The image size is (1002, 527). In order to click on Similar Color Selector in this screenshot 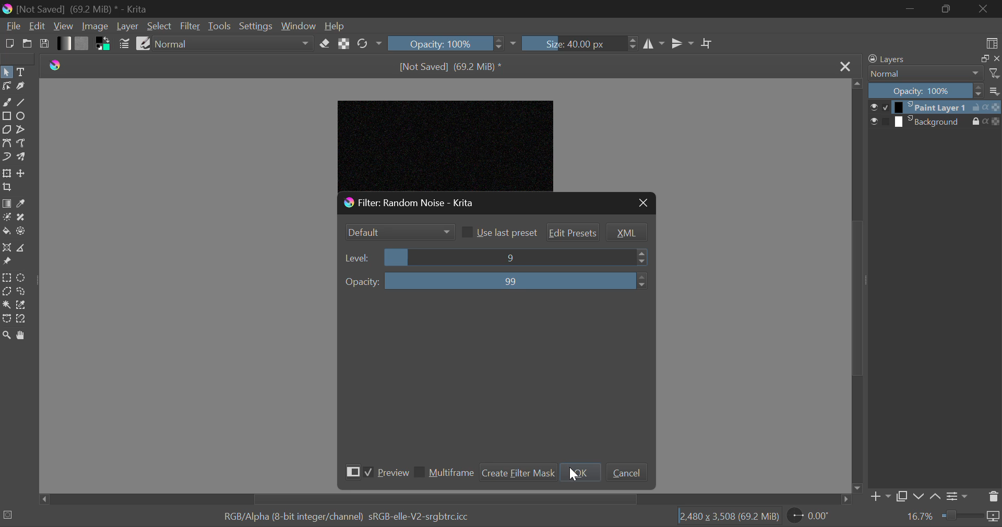, I will do `click(22, 306)`.